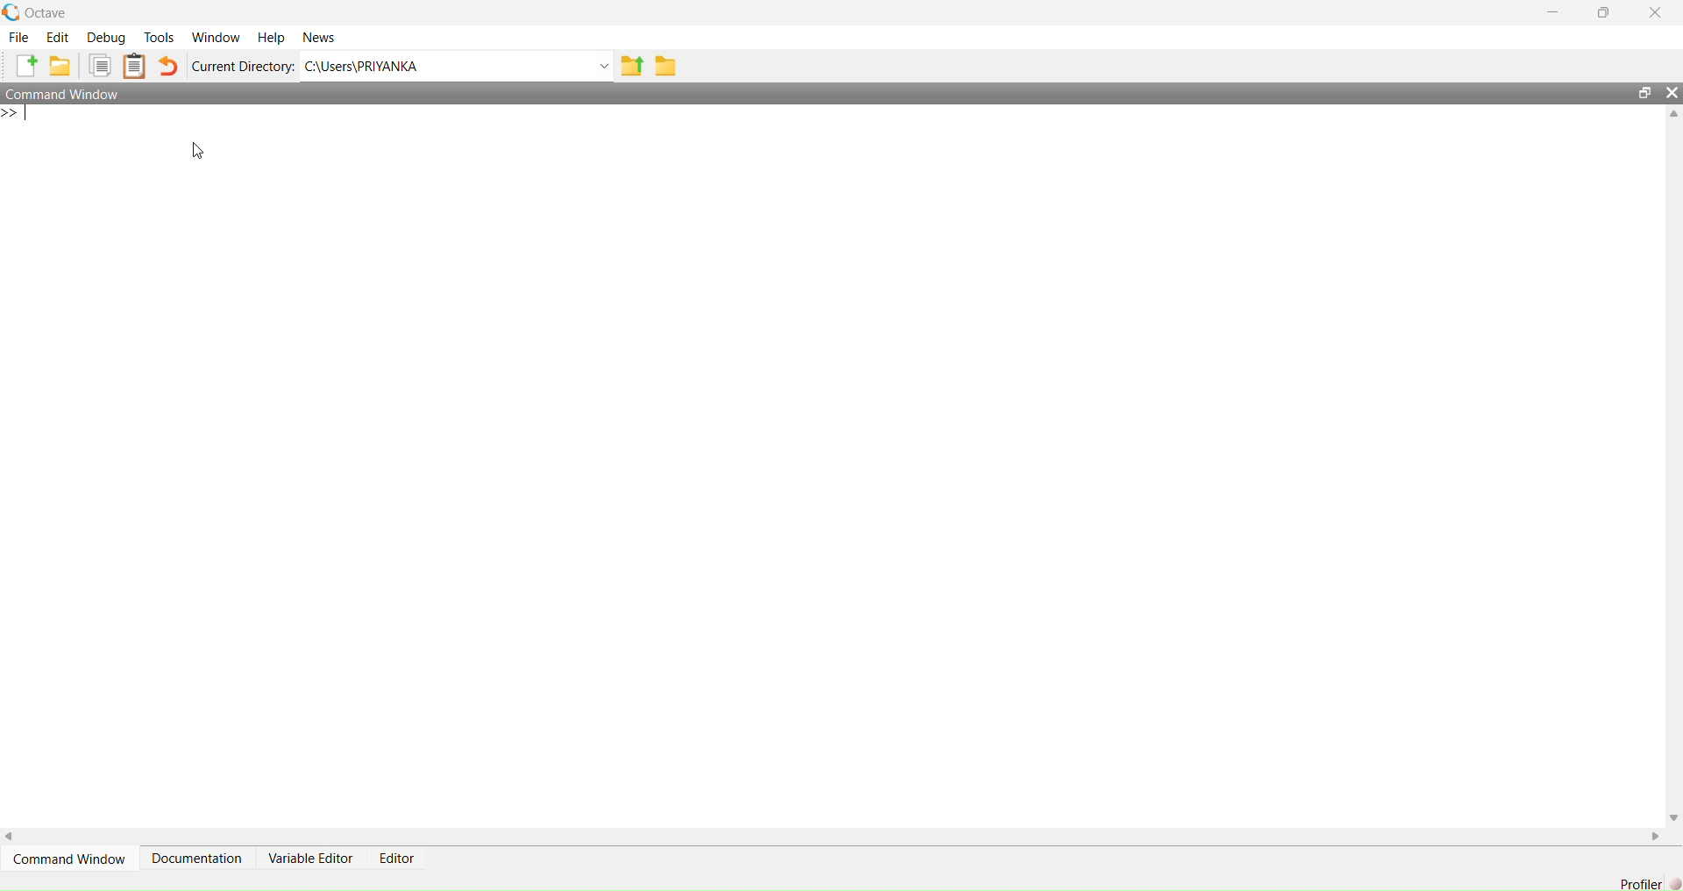 Image resolution: width=1683 pixels, height=891 pixels. I want to click on ‘Current Directory:, so click(240, 68).